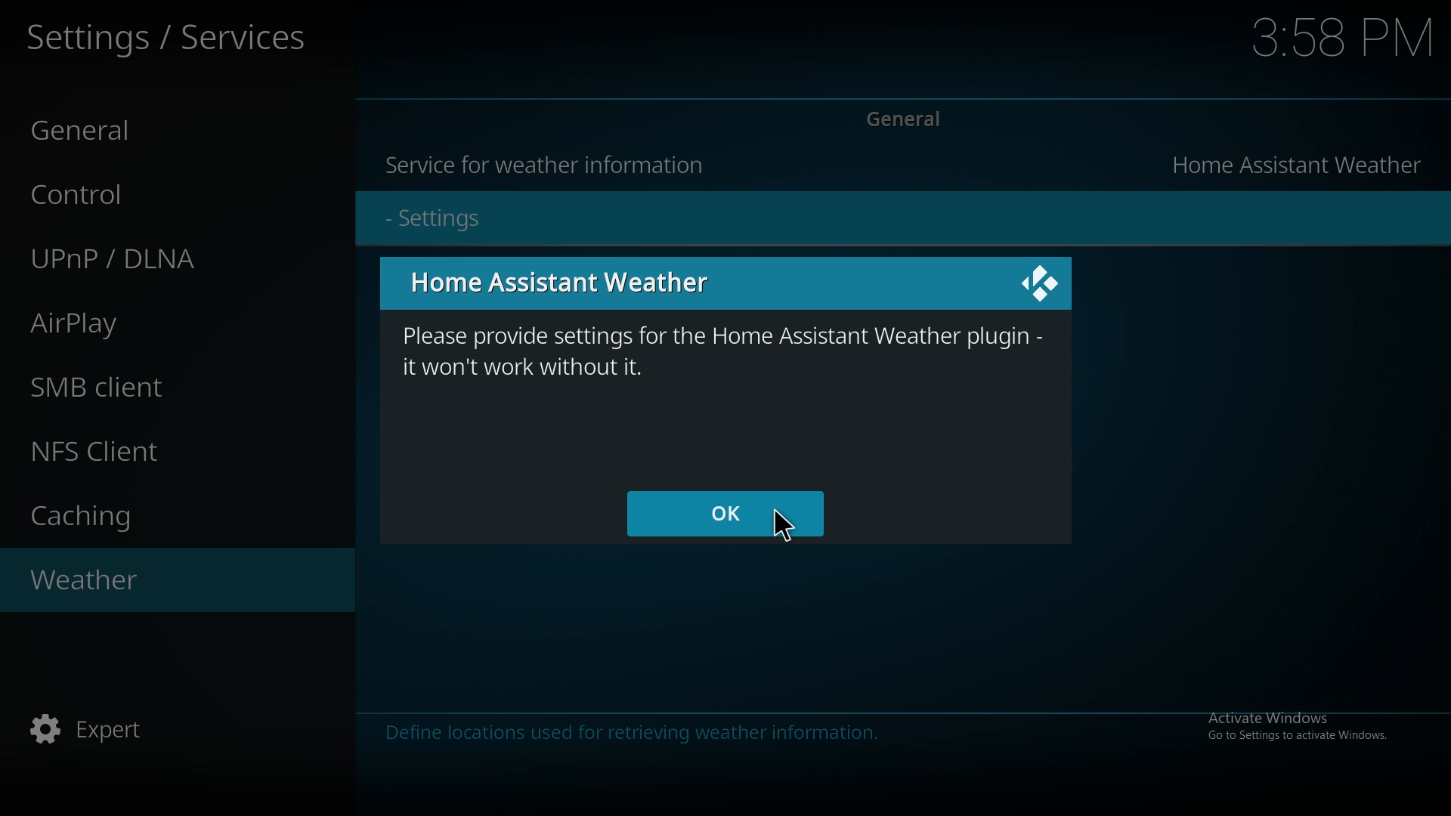 This screenshot has height=816, width=1451. I want to click on Home Assistant Weather, so click(567, 283).